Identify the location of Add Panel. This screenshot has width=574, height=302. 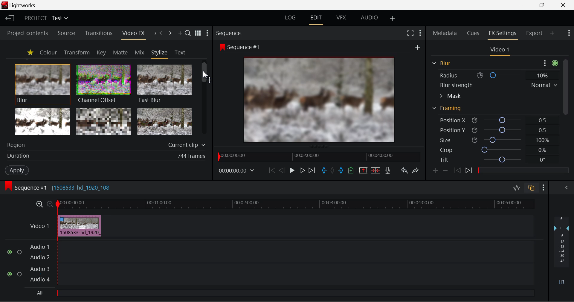
(180, 34).